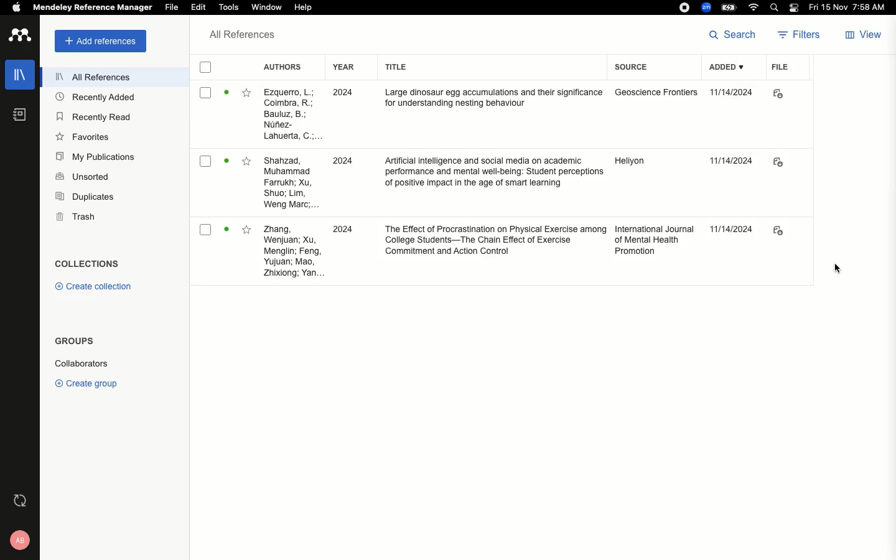 The height and width of the screenshot is (560, 896). What do you see at coordinates (493, 98) in the screenshot?
I see `Large dinosaur egg accumulations and their significance
for understanding nesting behaviour` at bounding box center [493, 98].